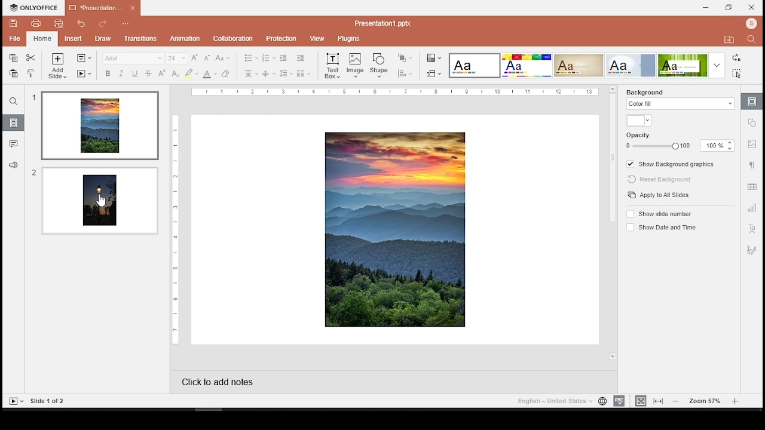 The height and width of the screenshot is (430, 765). What do you see at coordinates (659, 401) in the screenshot?
I see `fit to width` at bounding box center [659, 401].